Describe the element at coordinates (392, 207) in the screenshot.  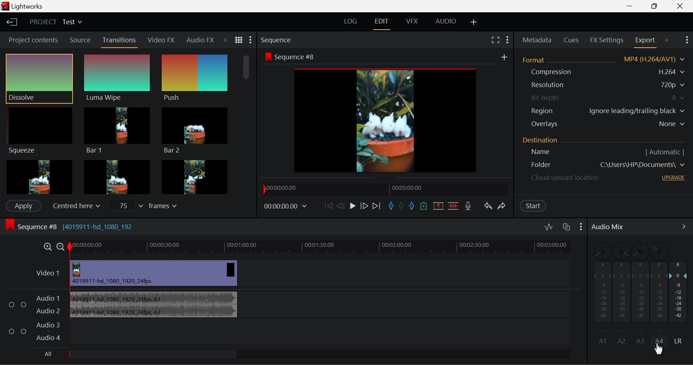
I see `Mark In` at that location.